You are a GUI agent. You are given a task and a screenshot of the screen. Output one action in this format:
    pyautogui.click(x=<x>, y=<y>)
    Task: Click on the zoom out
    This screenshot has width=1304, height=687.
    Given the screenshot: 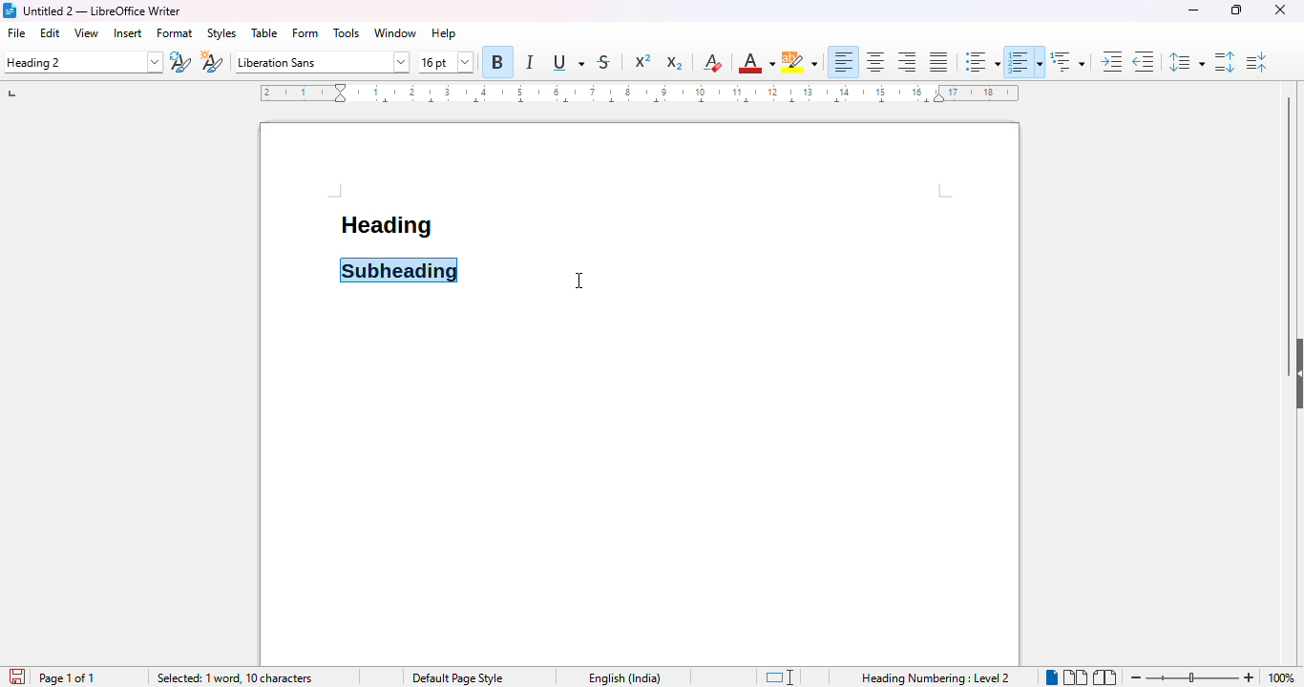 What is the action you would take?
    pyautogui.click(x=1136, y=677)
    